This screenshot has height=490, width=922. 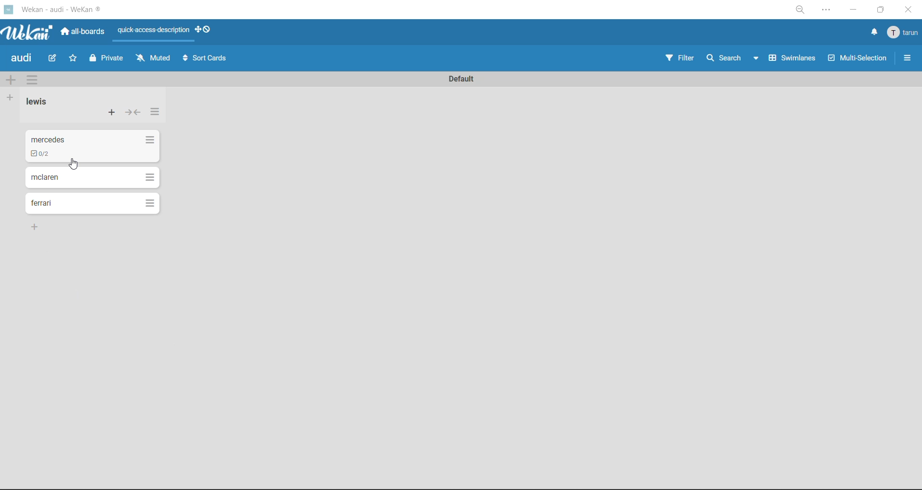 I want to click on show desktop drag handles, so click(x=206, y=31).